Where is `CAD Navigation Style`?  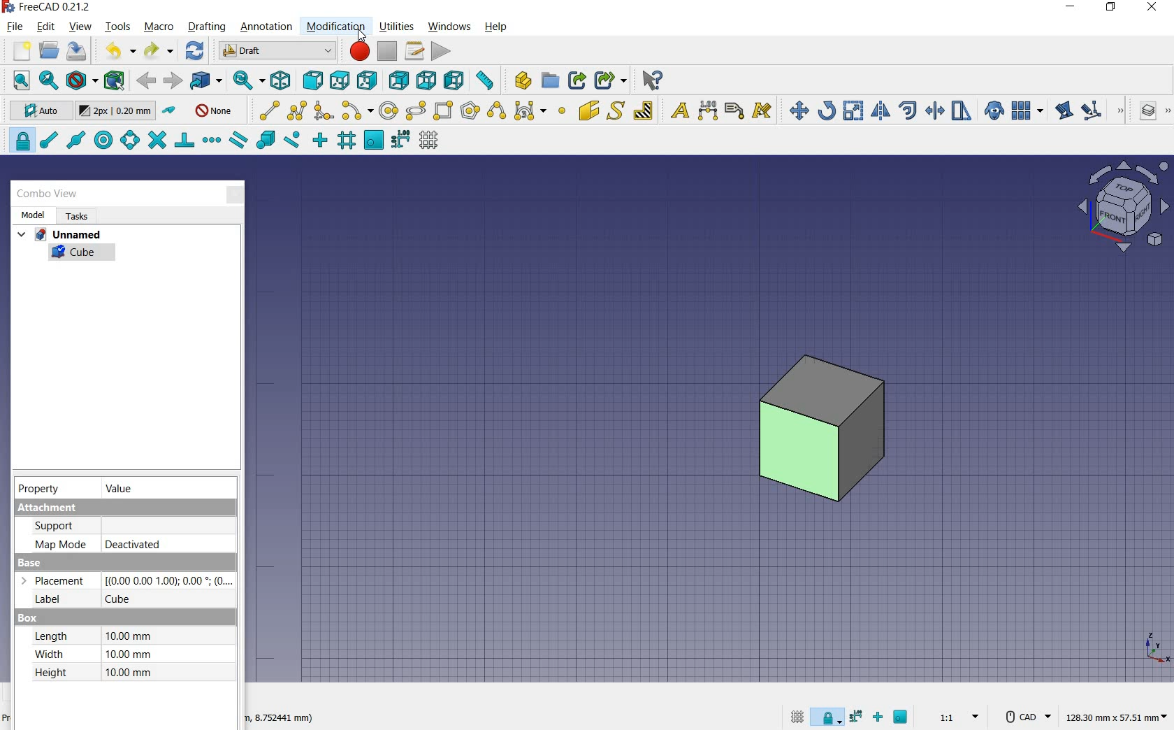
CAD Navigation Style is located at coordinates (1025, 715).